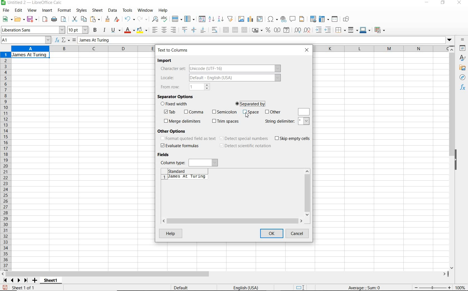 This screenshot has height=291, width=468. Describe the element at coordinates (189, 162) in the screenshot. I see `column type` at that location.